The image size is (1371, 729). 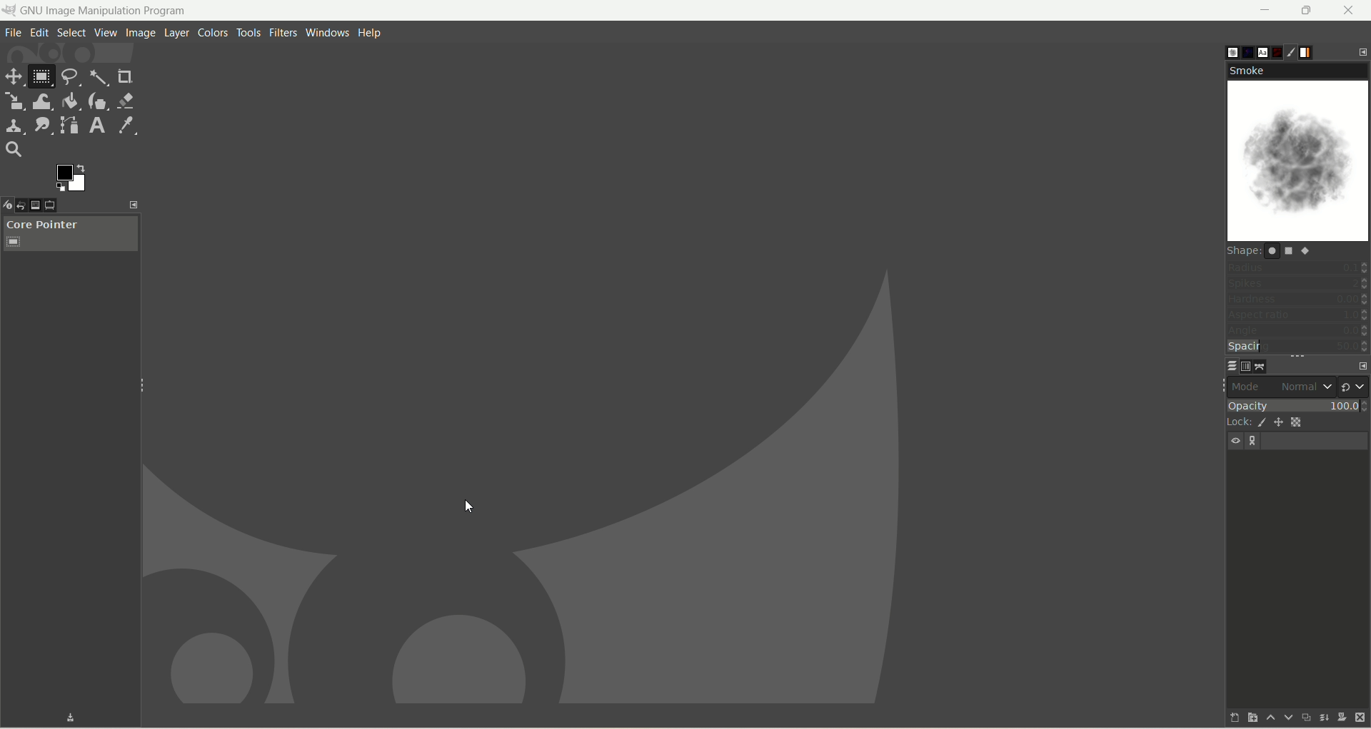 I want to click on lock pixels, so click(x=1260, y=422).